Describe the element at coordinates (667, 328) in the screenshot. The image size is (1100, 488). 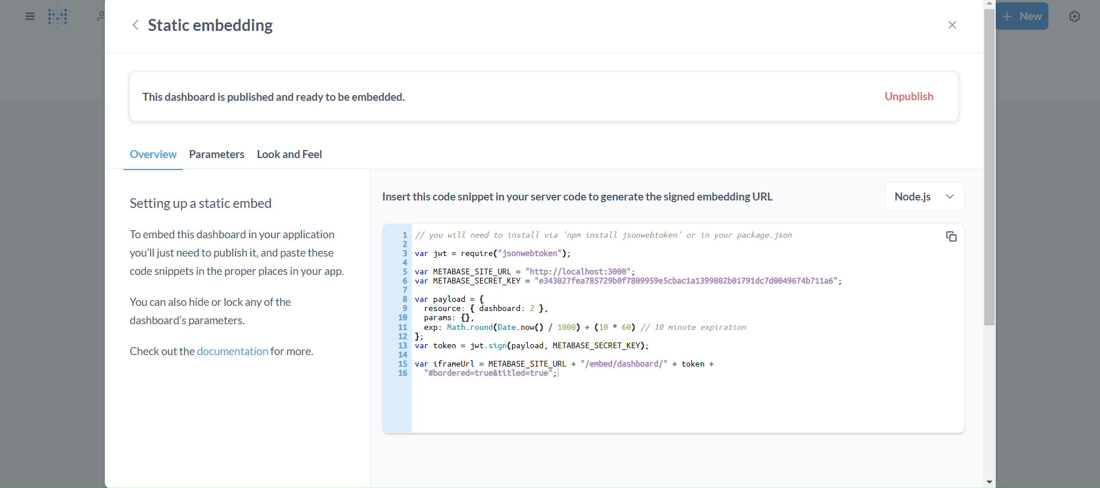
I see `embedding link` at that location.